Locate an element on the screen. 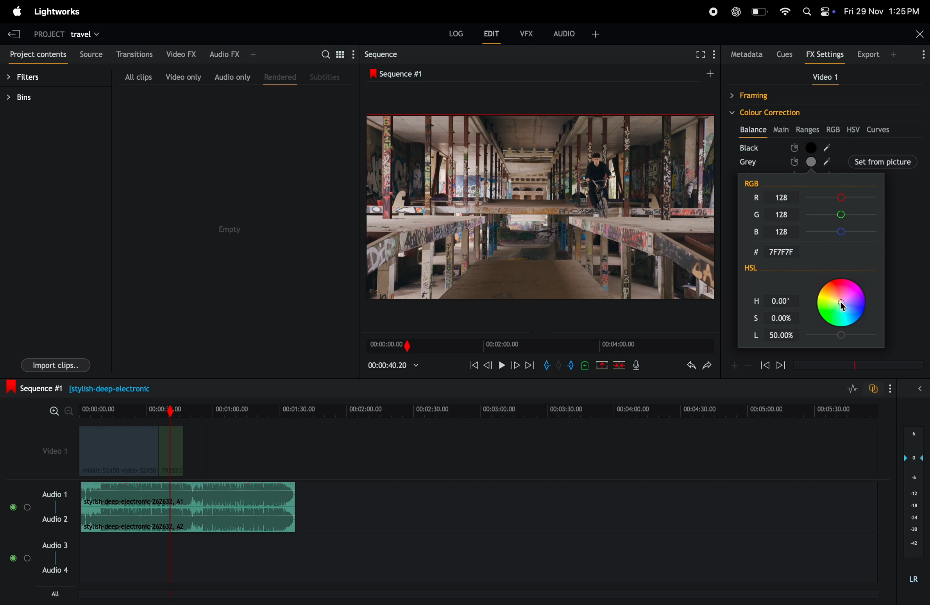 This screenshot has height=605, width=930. R is located at coordinates (753, 197).